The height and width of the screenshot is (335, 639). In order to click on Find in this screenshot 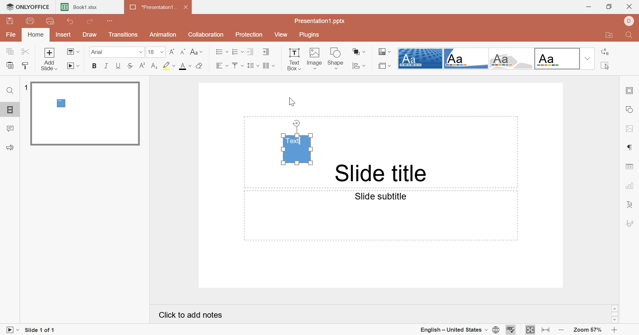, I will do `click(10, 91)`.